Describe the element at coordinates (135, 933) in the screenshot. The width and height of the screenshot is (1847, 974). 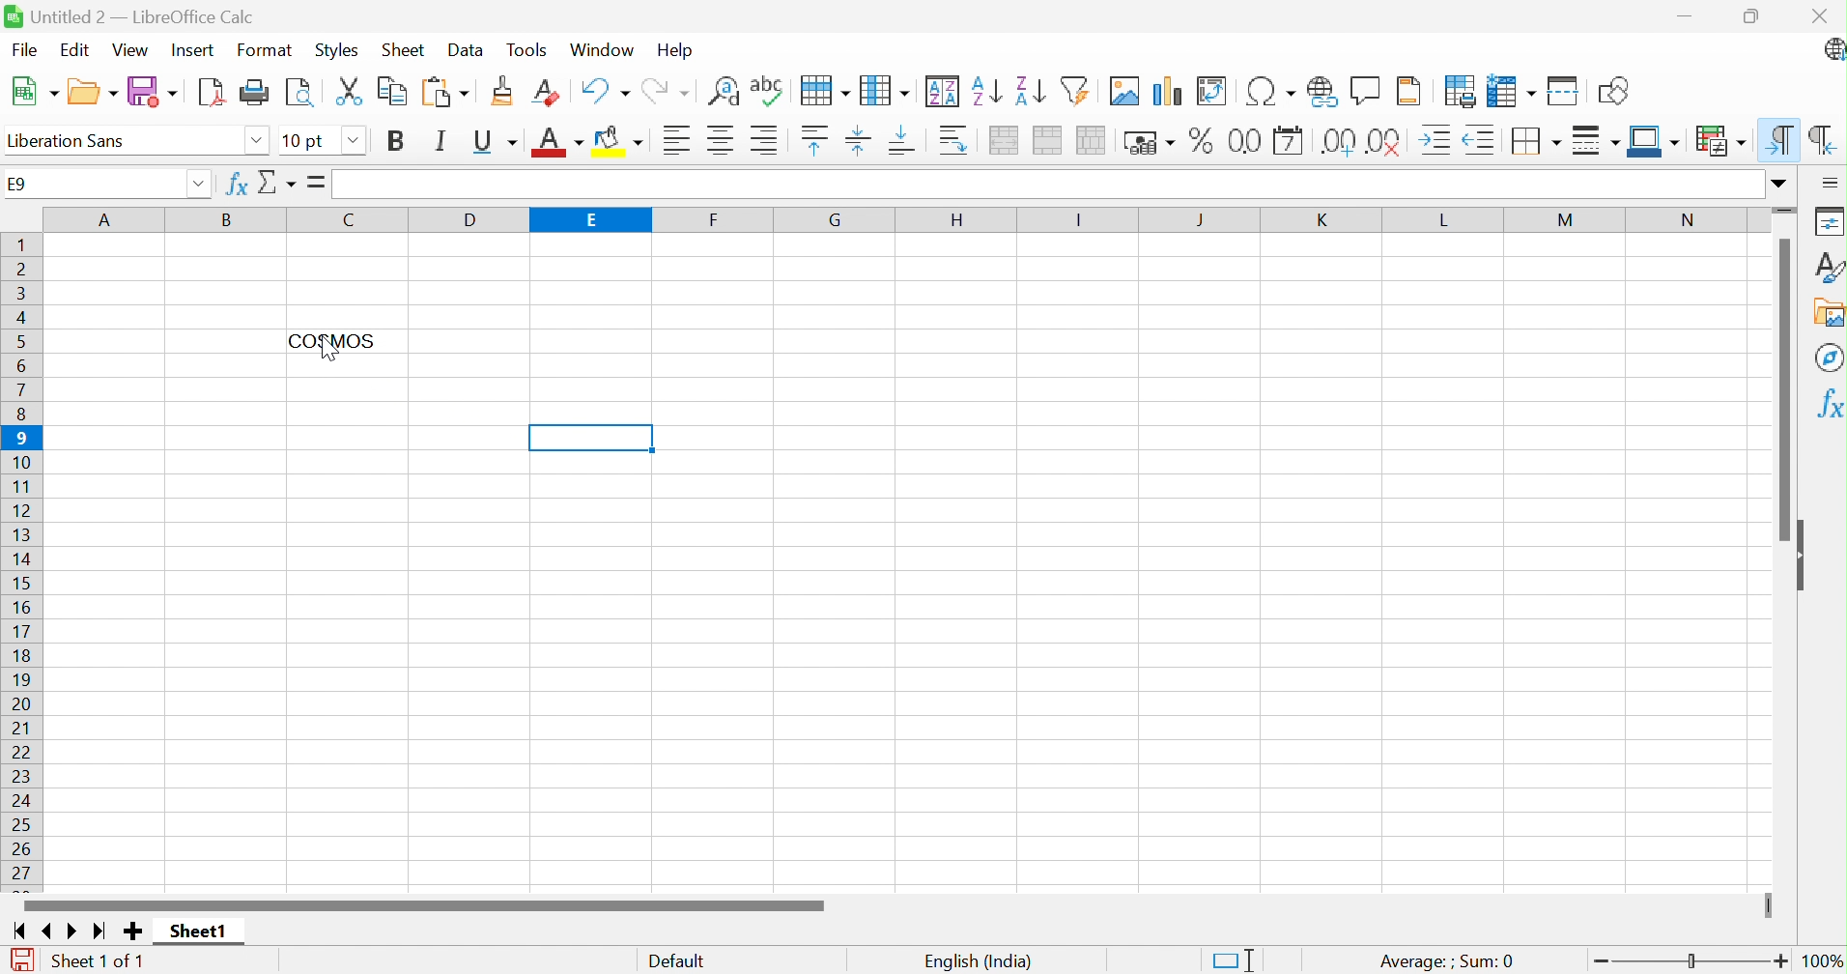
I see `Add new slide` at that location.